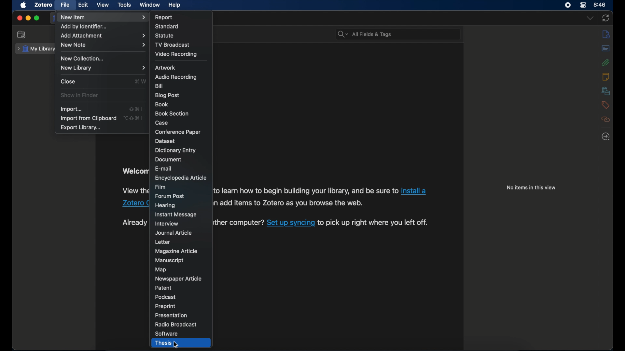 The image size is (625, 351). What do you see at coordinates (89, 118) in the screenshot?
I see `import from clipboard` at bounding box center [89, 118].